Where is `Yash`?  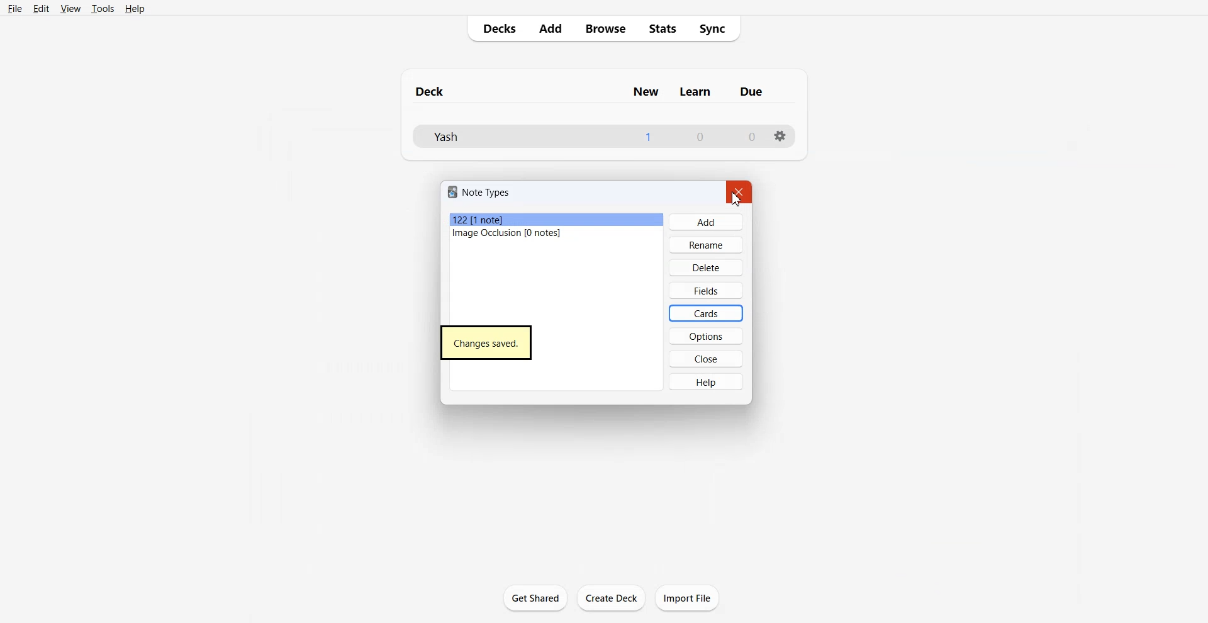 Yash is located at coordinates (446, 136).